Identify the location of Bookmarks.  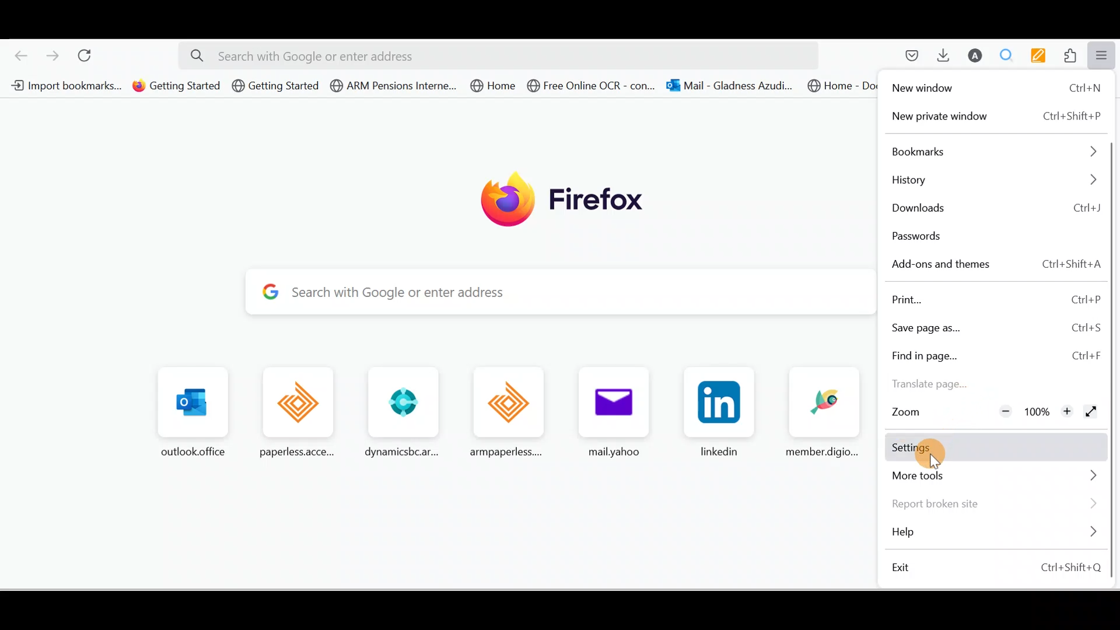
(989, 152).